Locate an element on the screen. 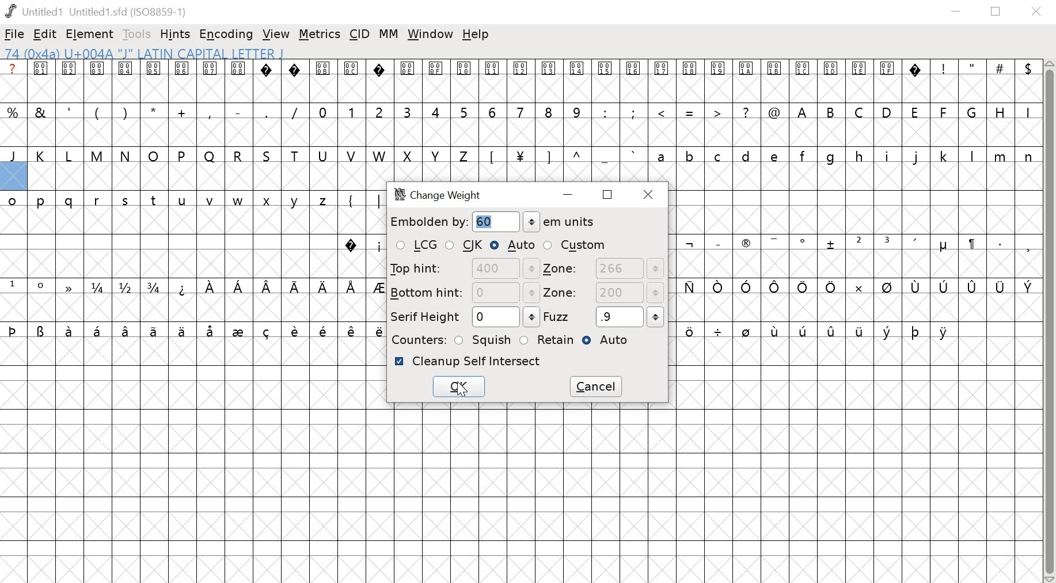 The image size is (1056, 583). symbol is located at coordinates (67, 286).